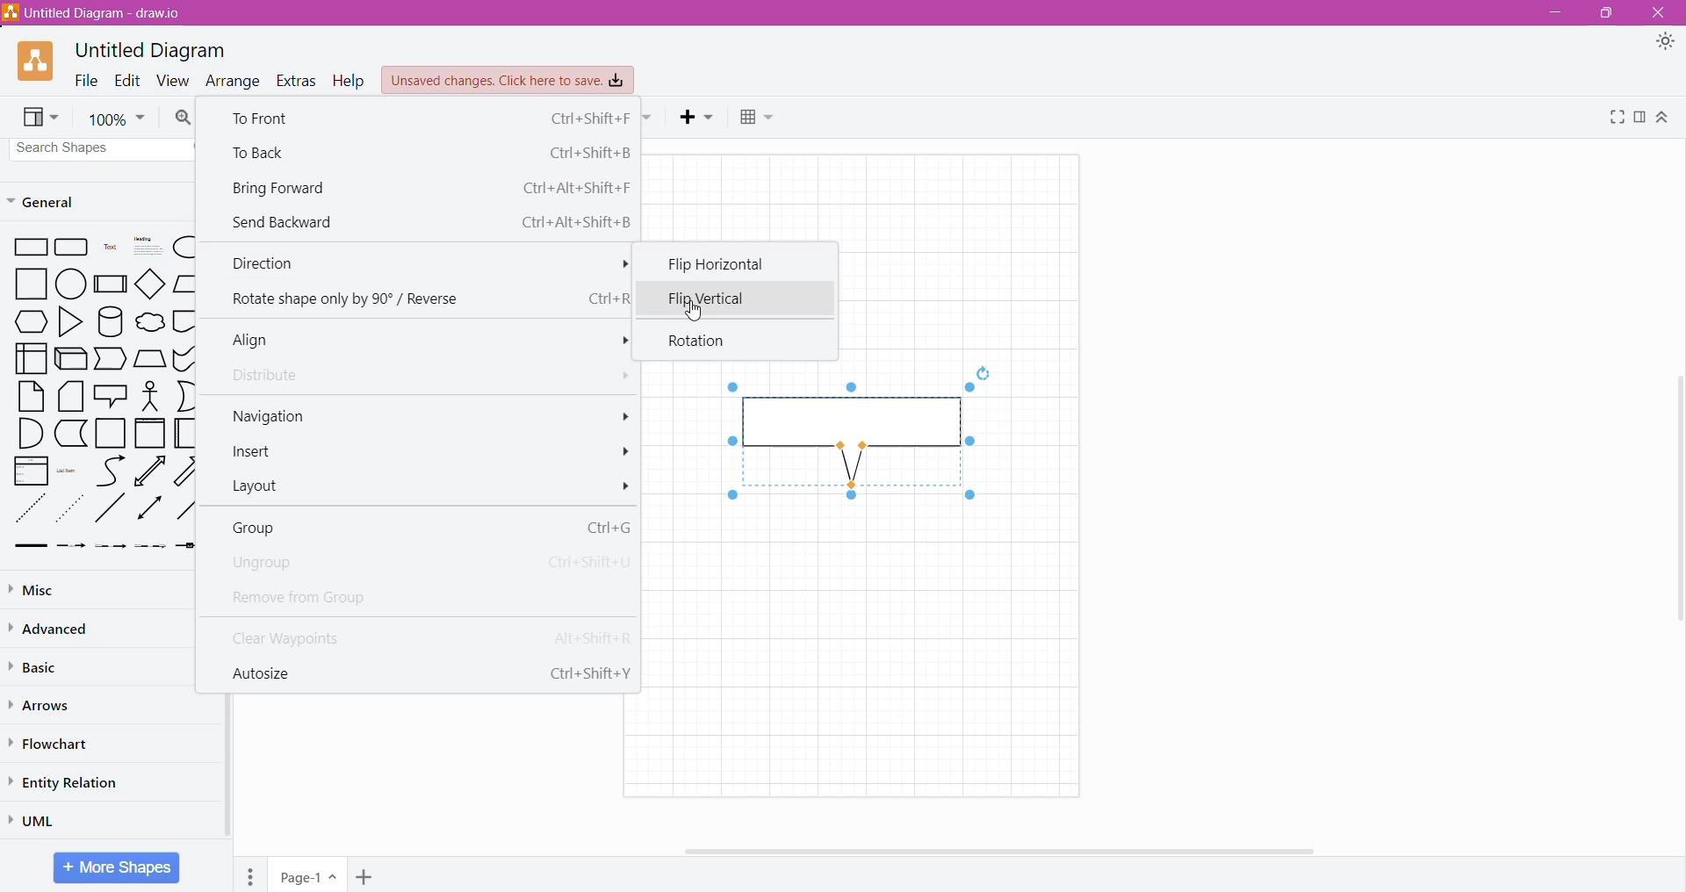 This screenshot has height=892, width=1686. I want to click on Extras, so click(298, 82).